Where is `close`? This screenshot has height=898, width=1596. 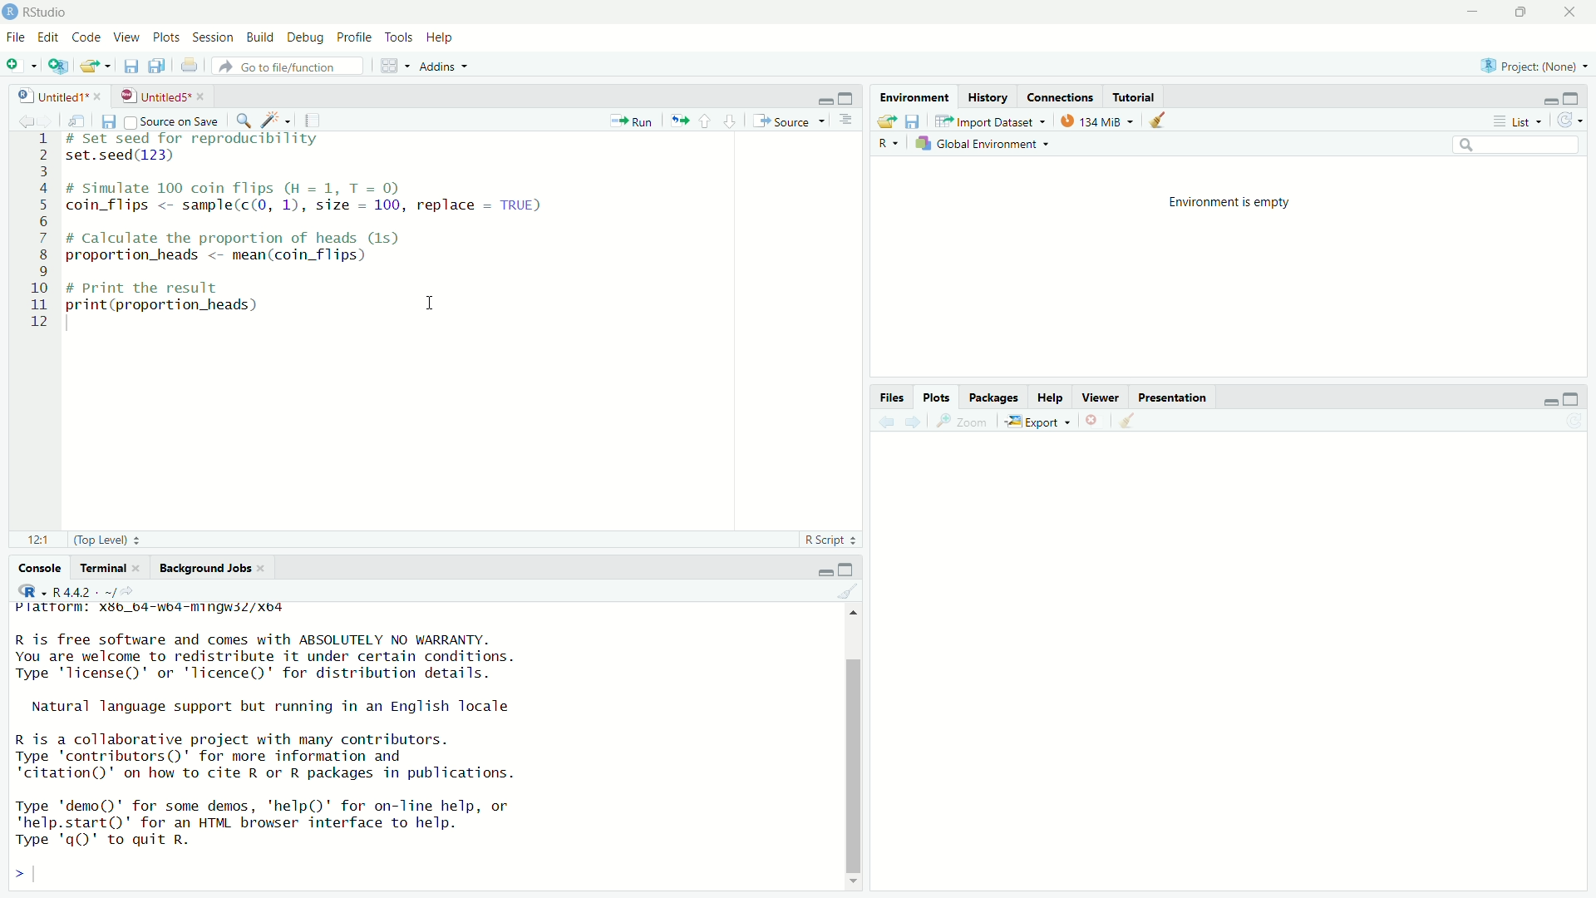
close is located at coordinates (1572, 10).